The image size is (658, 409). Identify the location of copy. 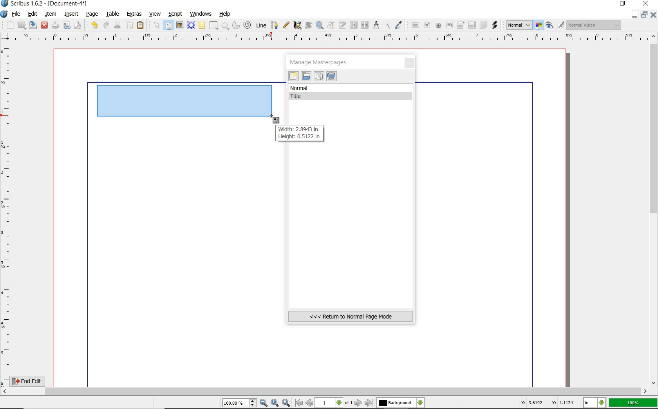
(129, 25).